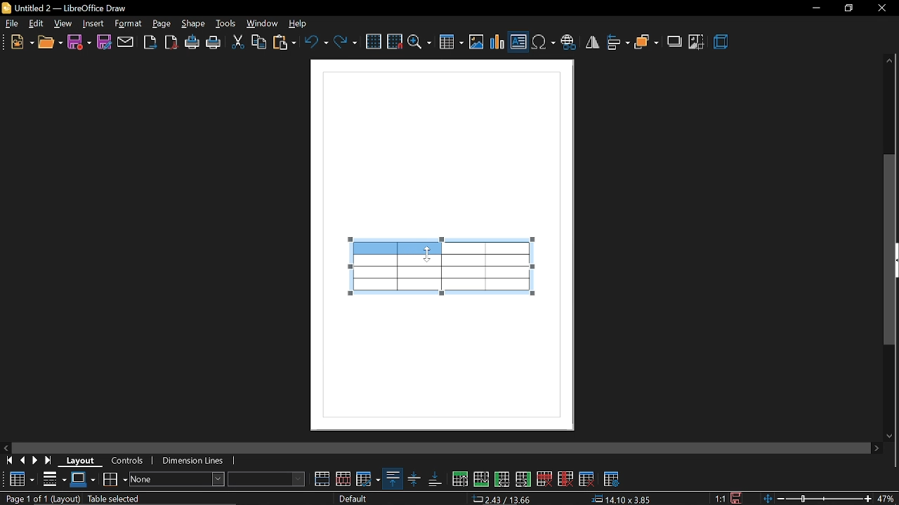 The width and height of the screenshot is (899, 505). Describe the element at coordinates (322, 479) in the screenshot. I see `merge cells` at that location.